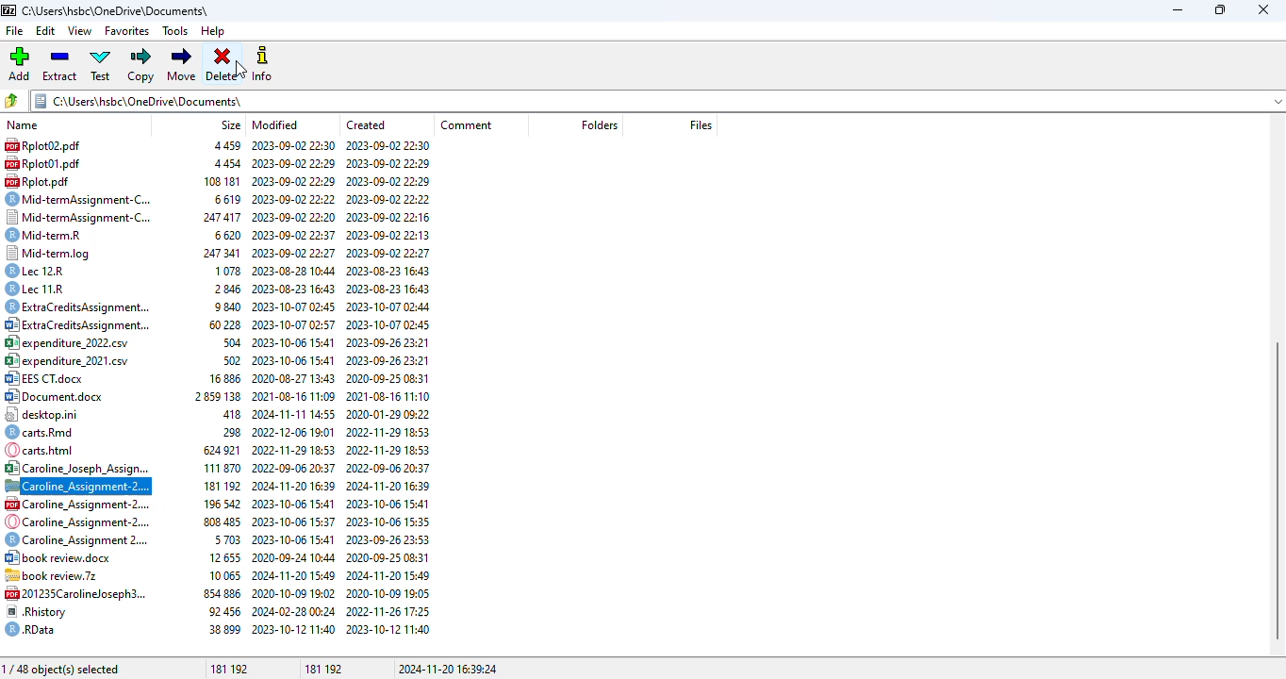  What do you see at coordinates (125, 10) in the screenshot?
I see `c\Users\hsbc\OneDrive\Documents\` at bounding box center [125, 10].